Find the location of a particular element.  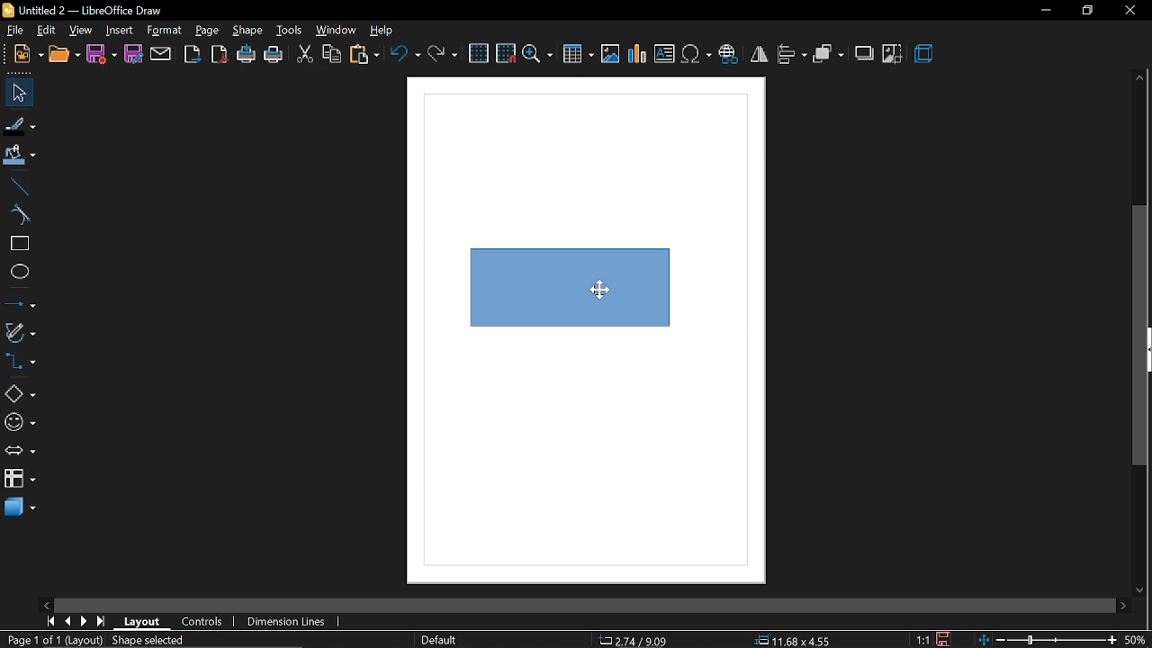

go to last page is located at coordinates (101, 623).